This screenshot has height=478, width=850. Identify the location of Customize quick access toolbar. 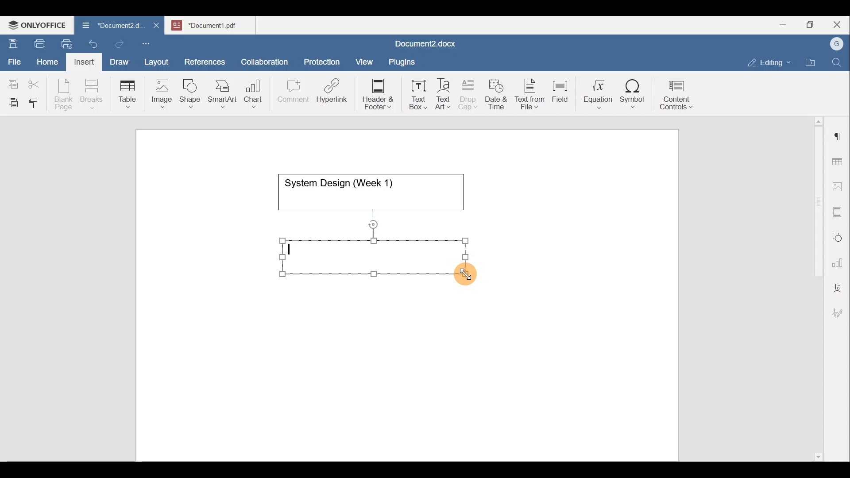
(149, 42).